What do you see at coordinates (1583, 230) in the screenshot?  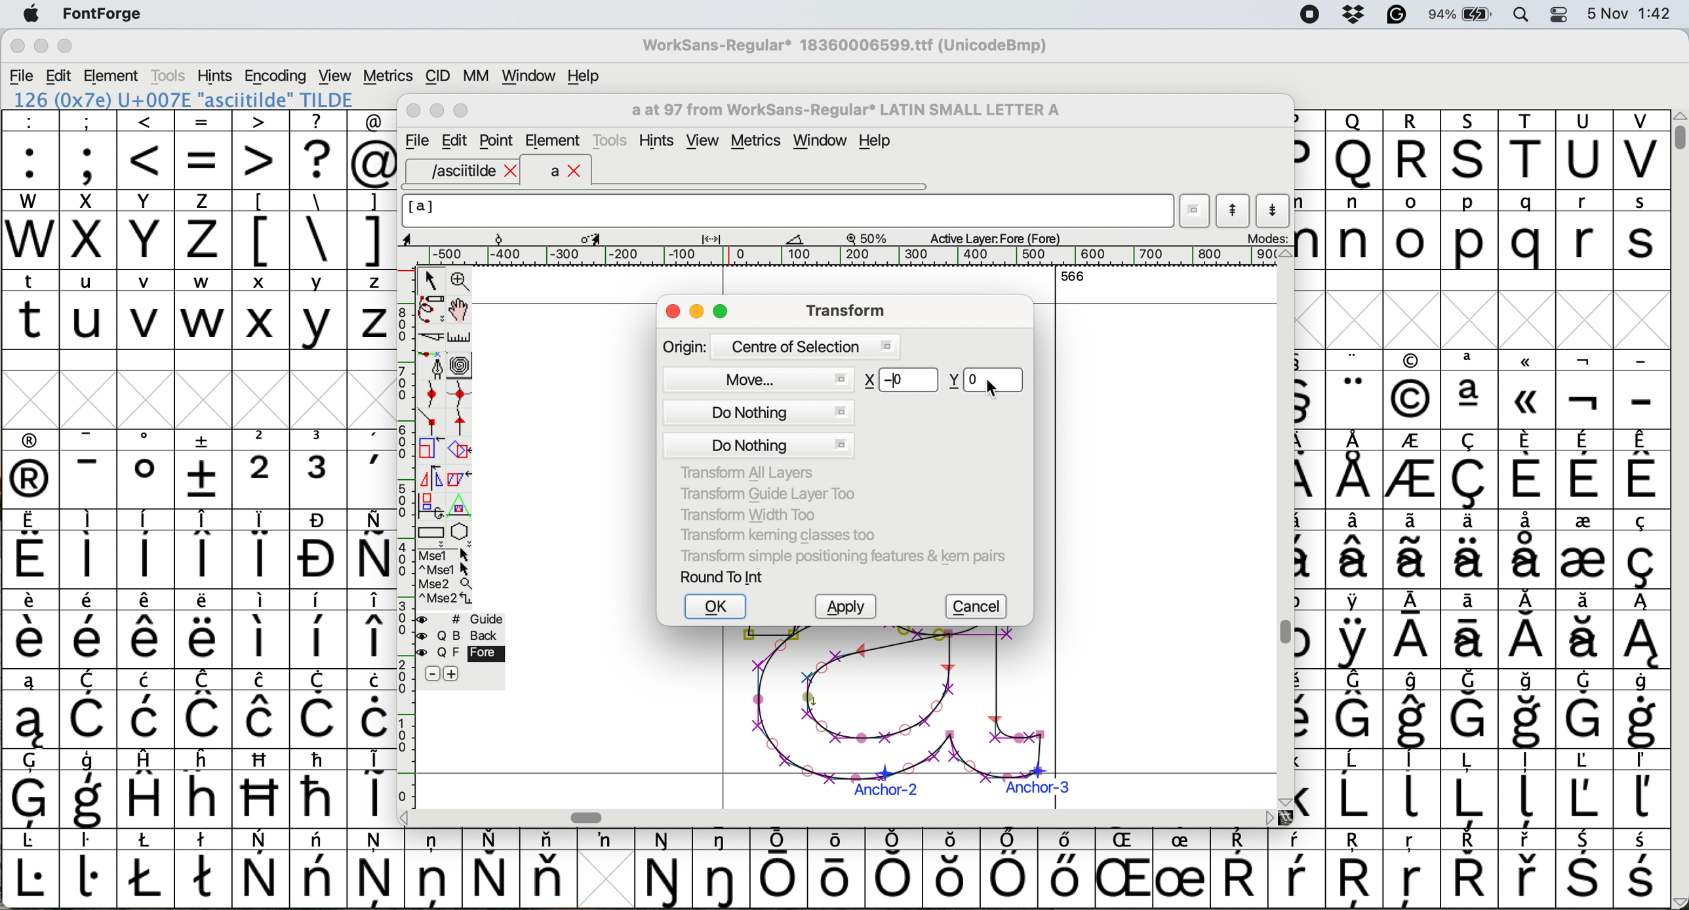 I see `r` at bounding box center [1583, 230].